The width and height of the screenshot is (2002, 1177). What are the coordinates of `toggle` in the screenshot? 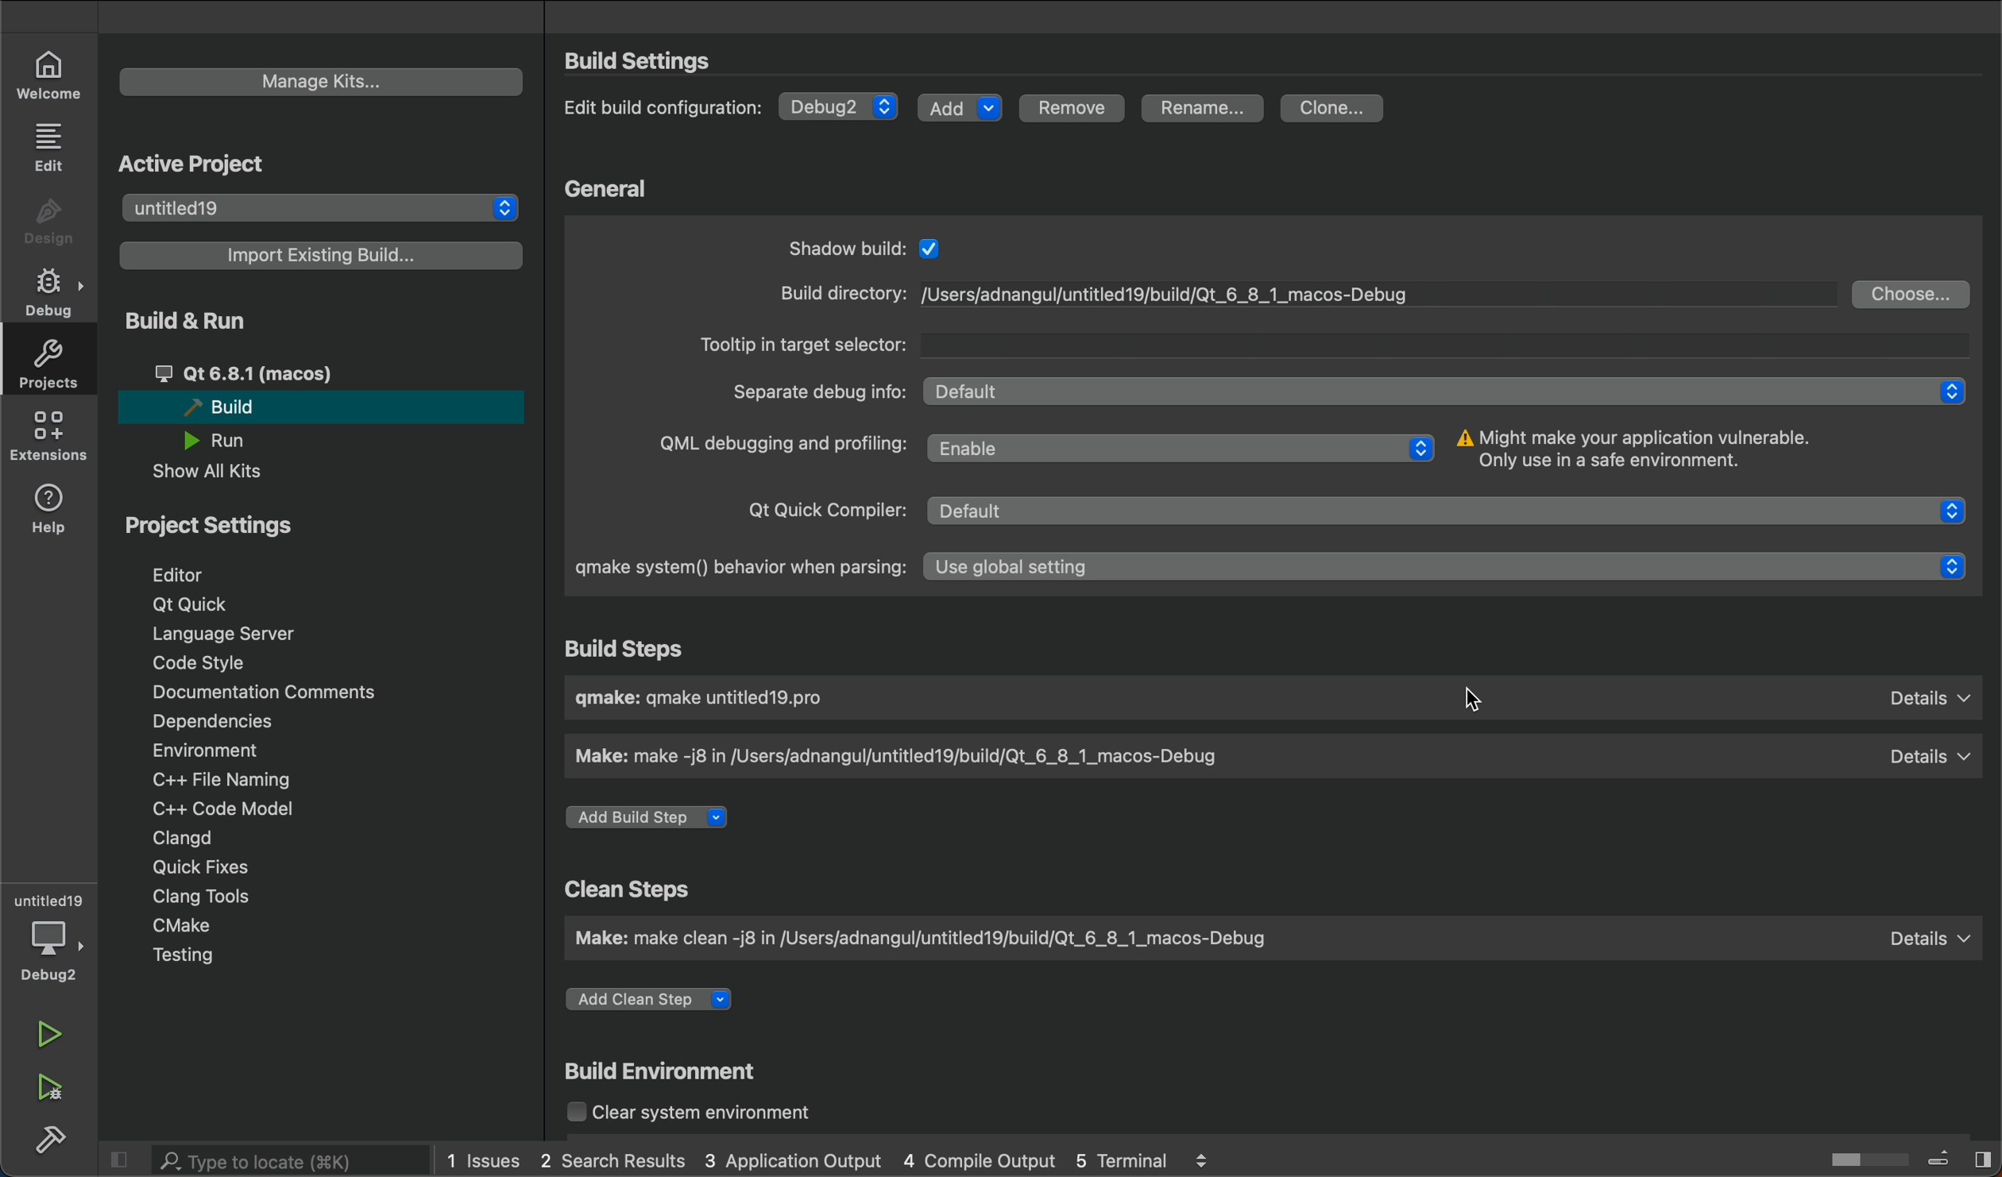 It's located at (1856, 1156).